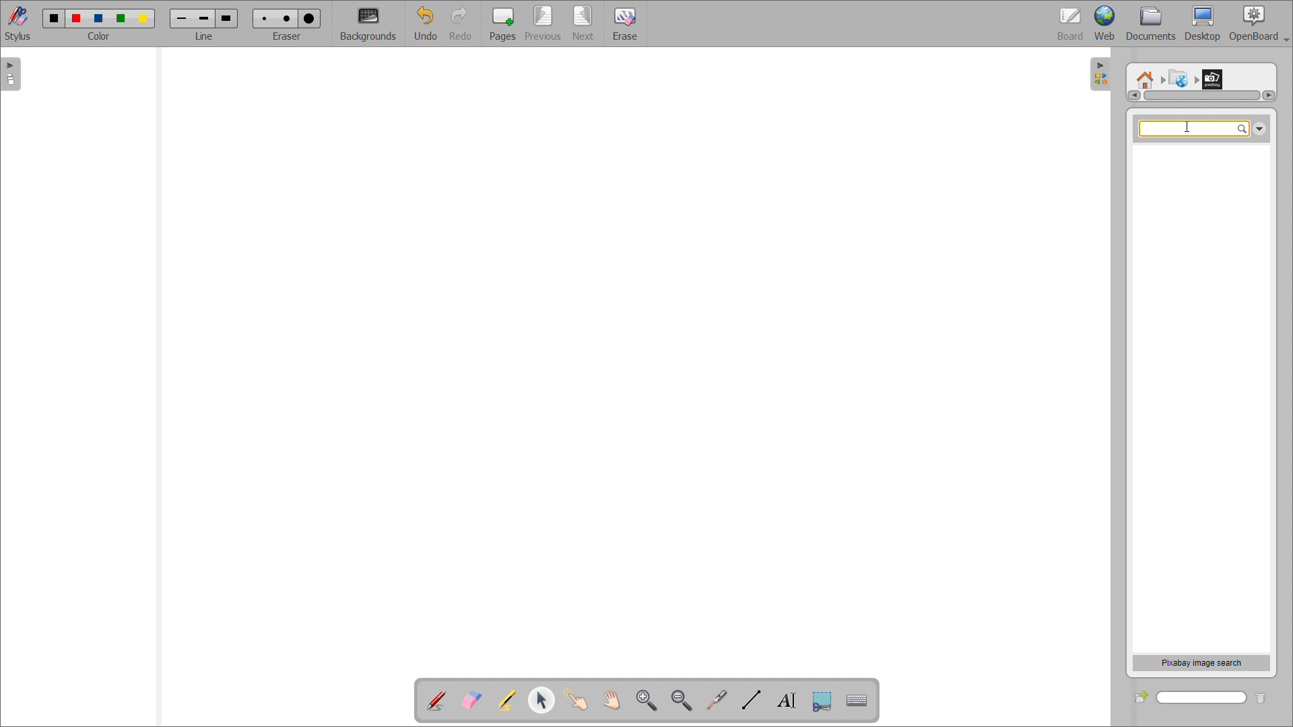  Describe the element at coordinates (646, 699) in the screenshot. I see `zoom in` at that location.